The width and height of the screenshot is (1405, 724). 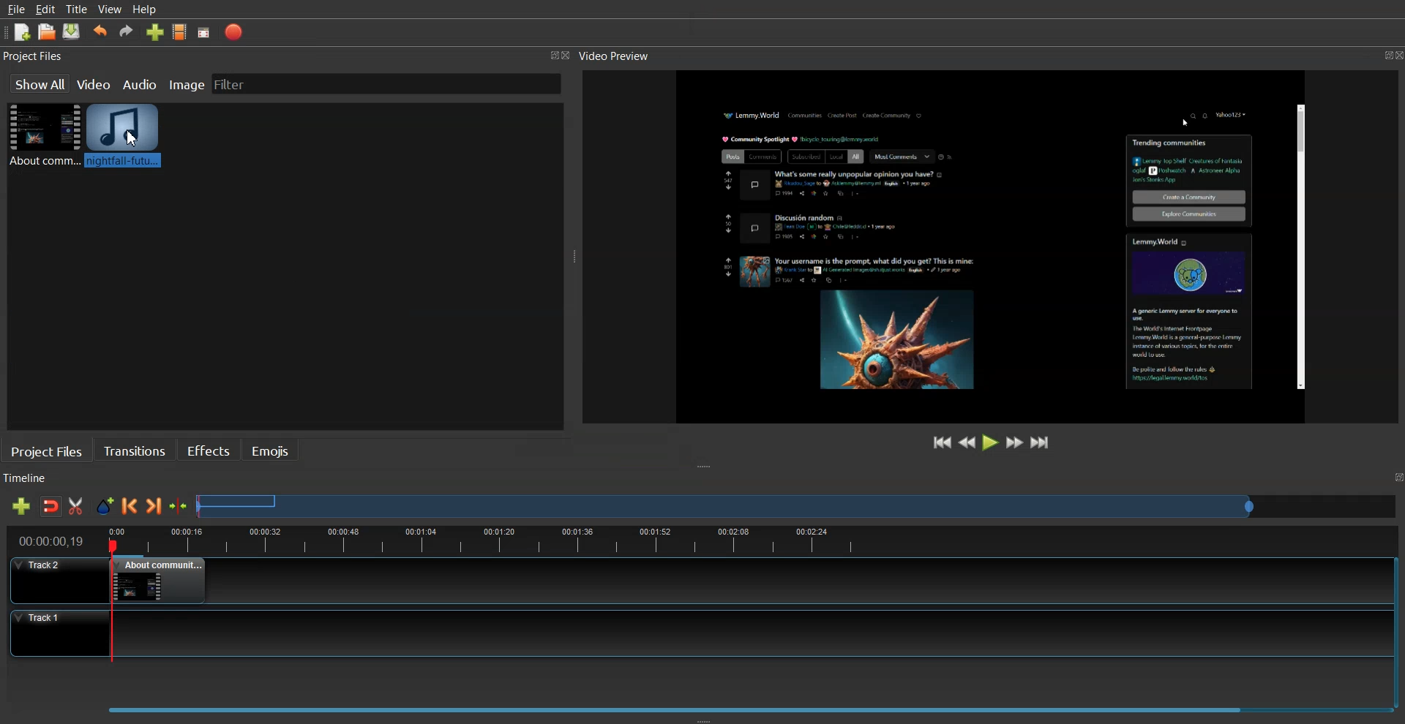 I want to click on Window Adjuster, so click(x=704, y=719).